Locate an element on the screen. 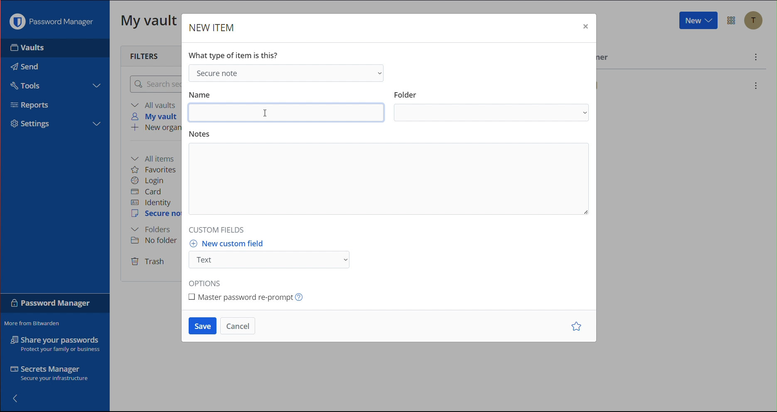  Text (dropdown) is located at coordinates (272, 260).